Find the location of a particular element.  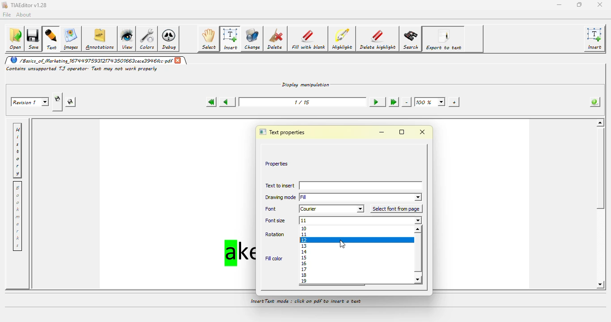

Select font from page is located at coordinates (396, 209).